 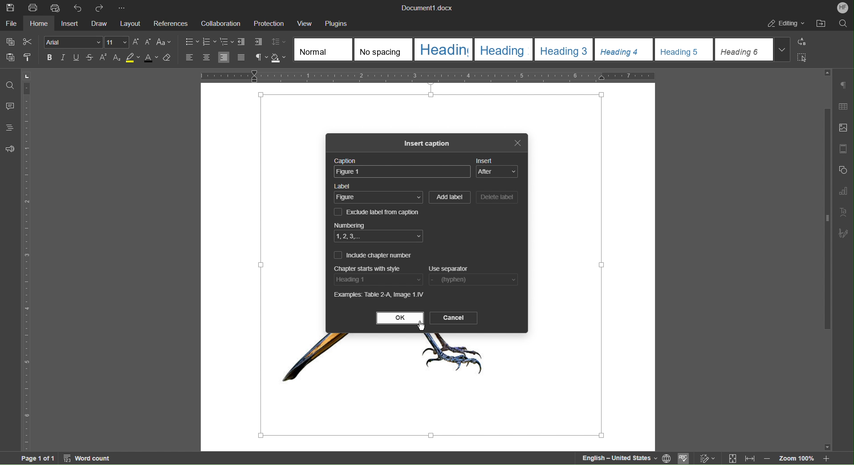 I want to click on Page Template, so click(x=843, y=147).